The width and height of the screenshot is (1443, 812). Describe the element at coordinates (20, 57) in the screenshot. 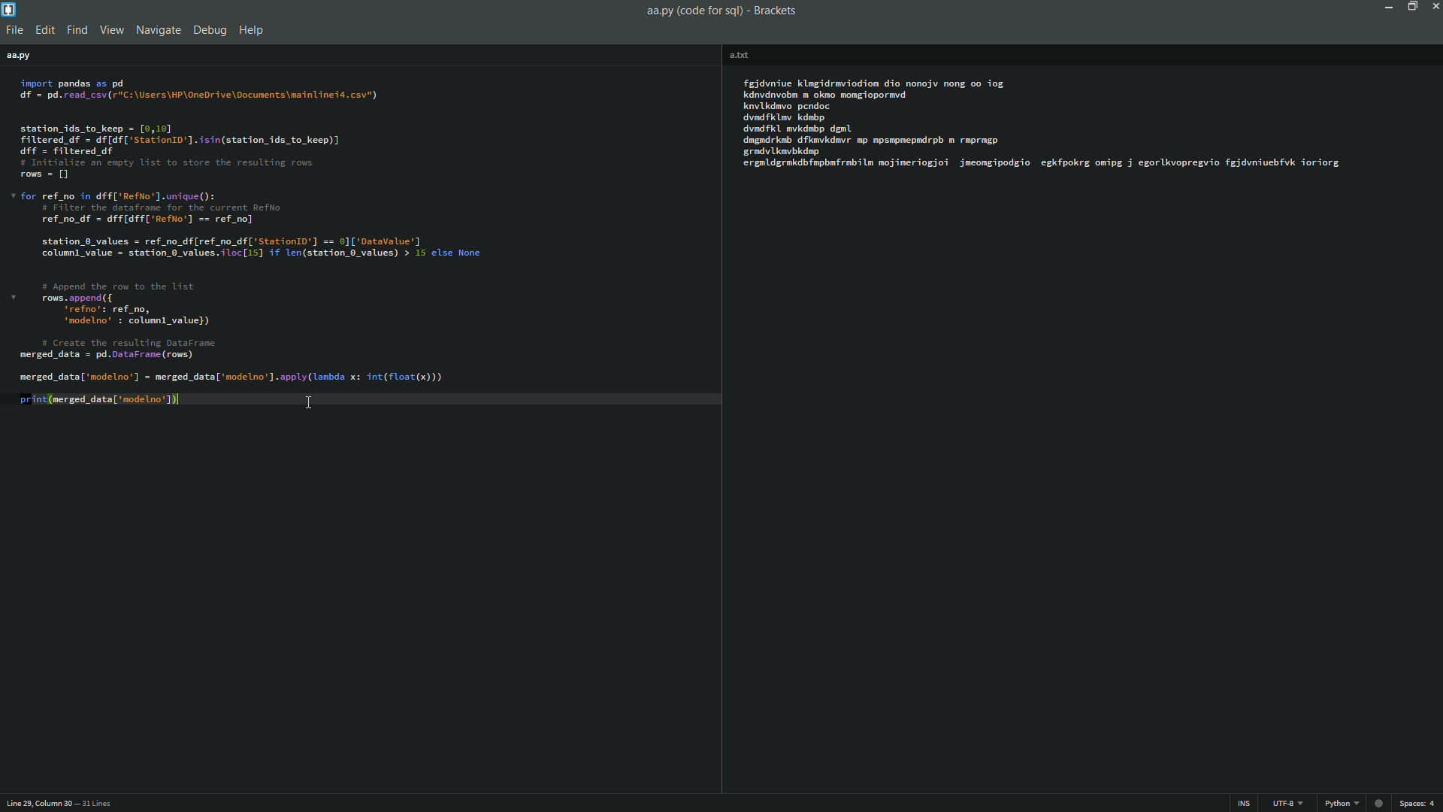

I see `file name` at that location.